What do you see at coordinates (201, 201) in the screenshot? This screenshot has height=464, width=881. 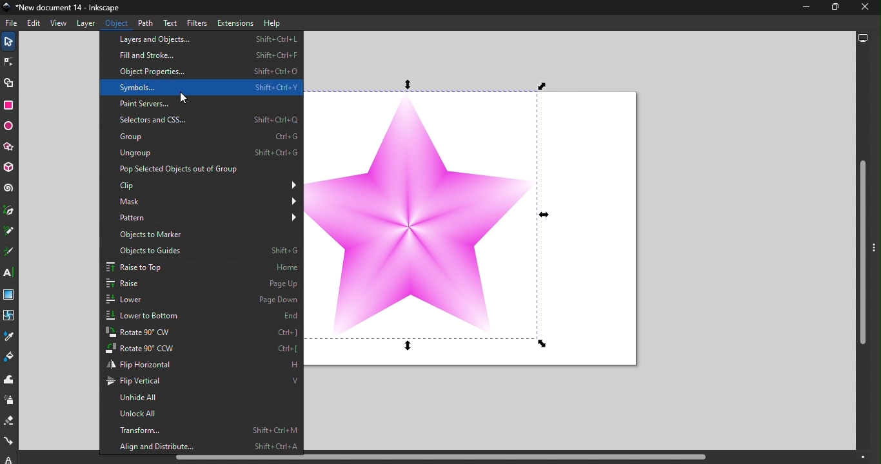 I see `Mask` at bounding box center [201, 201].